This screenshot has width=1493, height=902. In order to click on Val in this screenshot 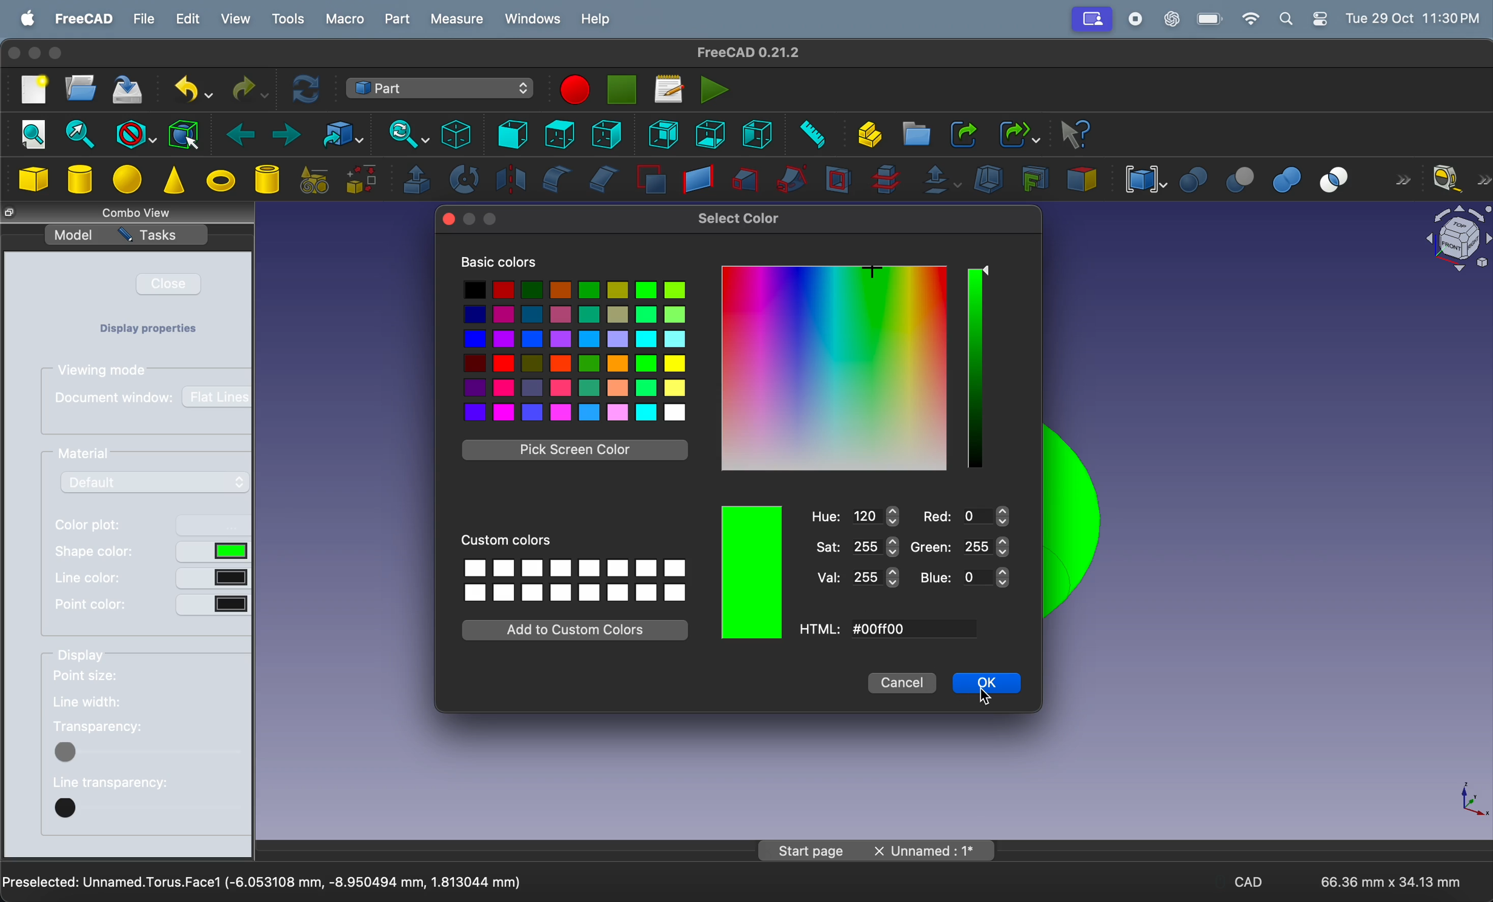, I will do `click(858, 576)`.